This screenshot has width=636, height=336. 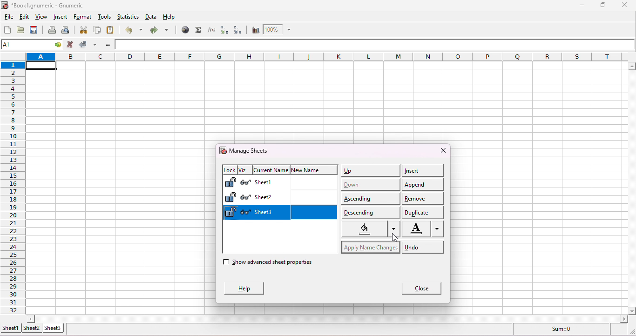 I want to click on print, so click(x=52, y=31).